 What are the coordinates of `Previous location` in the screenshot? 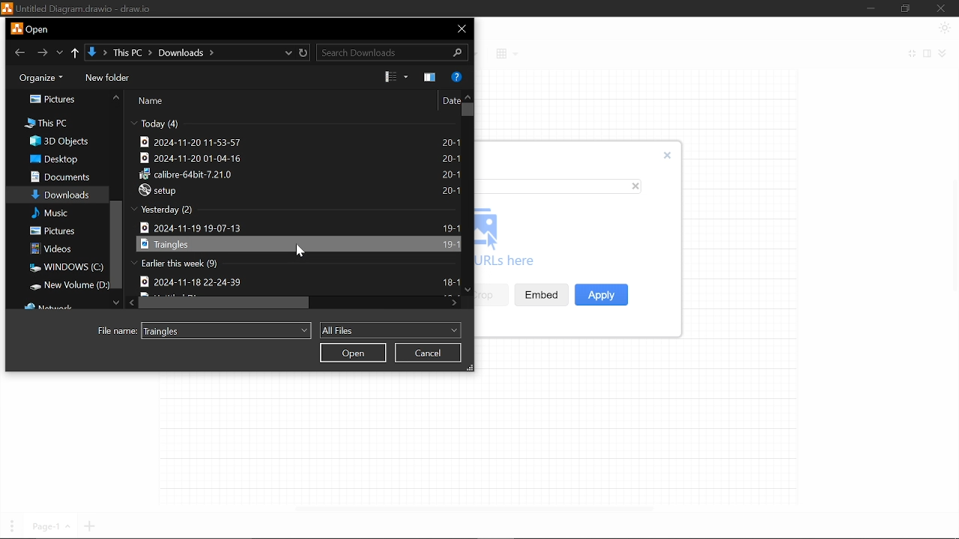 It's located at (58, 52).